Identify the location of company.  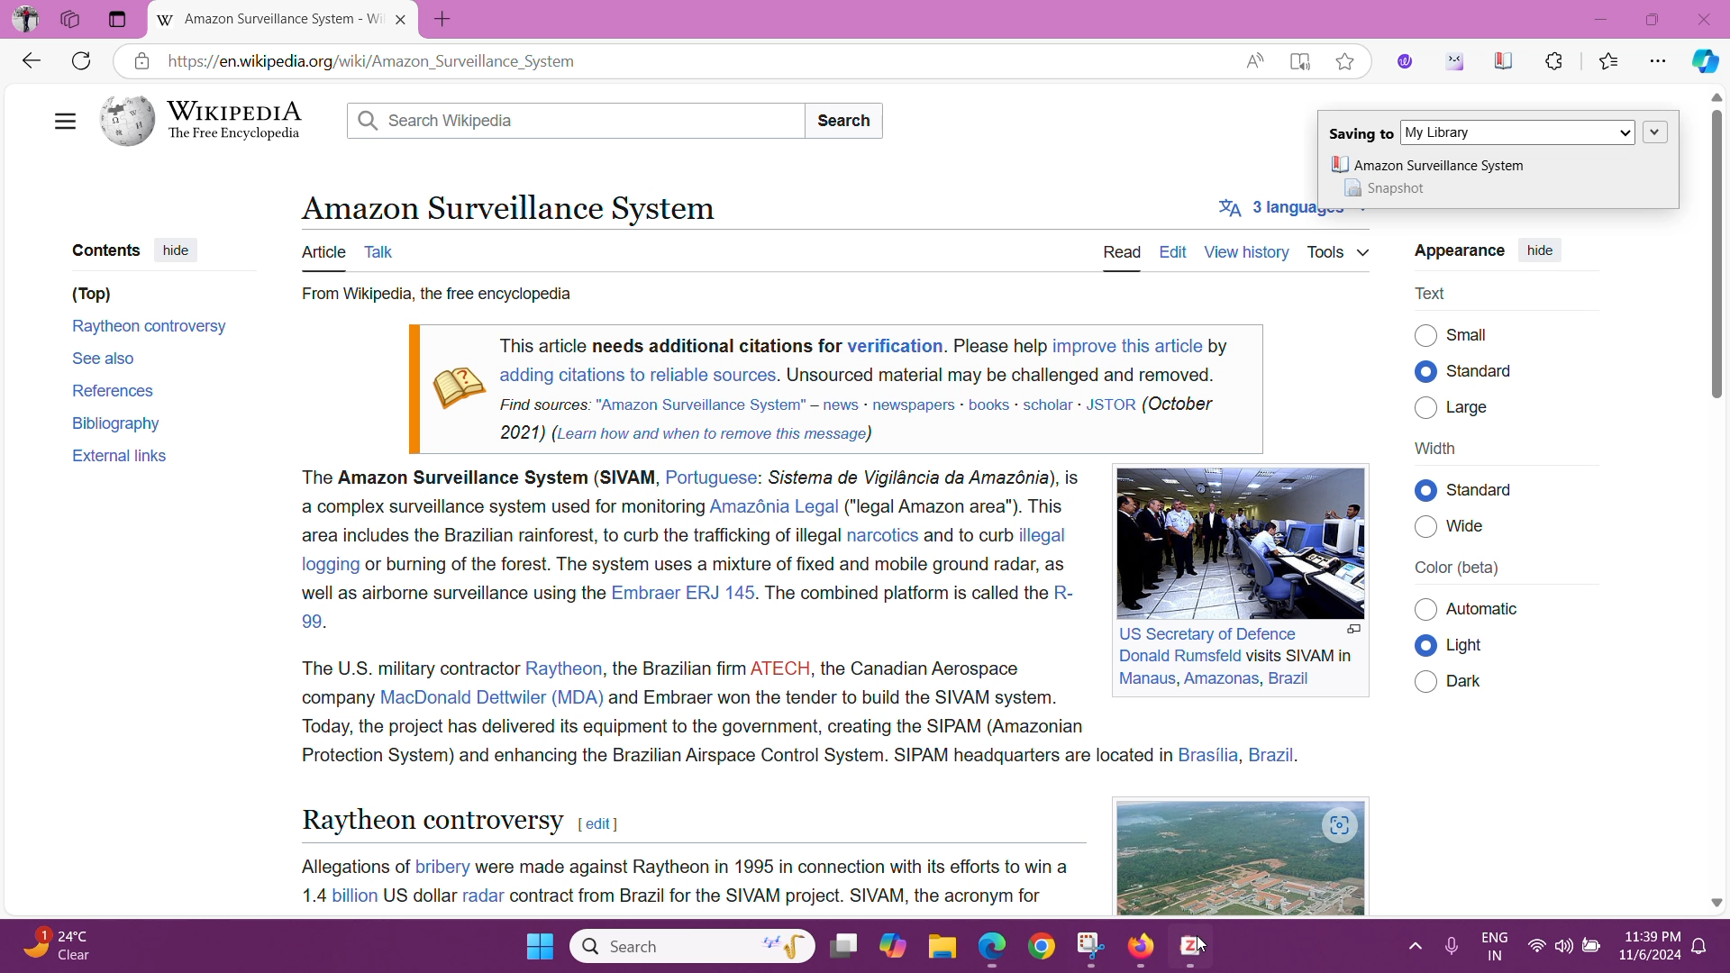
(334, 696).